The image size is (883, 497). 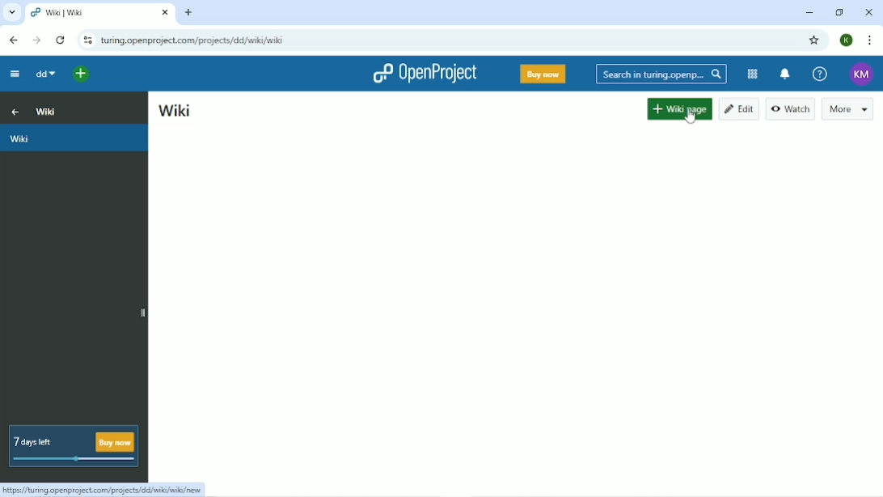 What do you see at coordinates (425, 73) in the screenshot?
I see `OpenProject` at bounding box center [425, 73].